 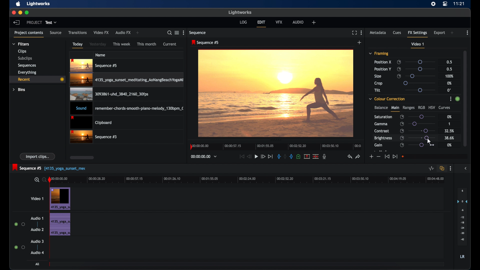 What do you see at coordinates (378, 83) in the screenshot?
I see `crop` at bounding box center [378, 83].